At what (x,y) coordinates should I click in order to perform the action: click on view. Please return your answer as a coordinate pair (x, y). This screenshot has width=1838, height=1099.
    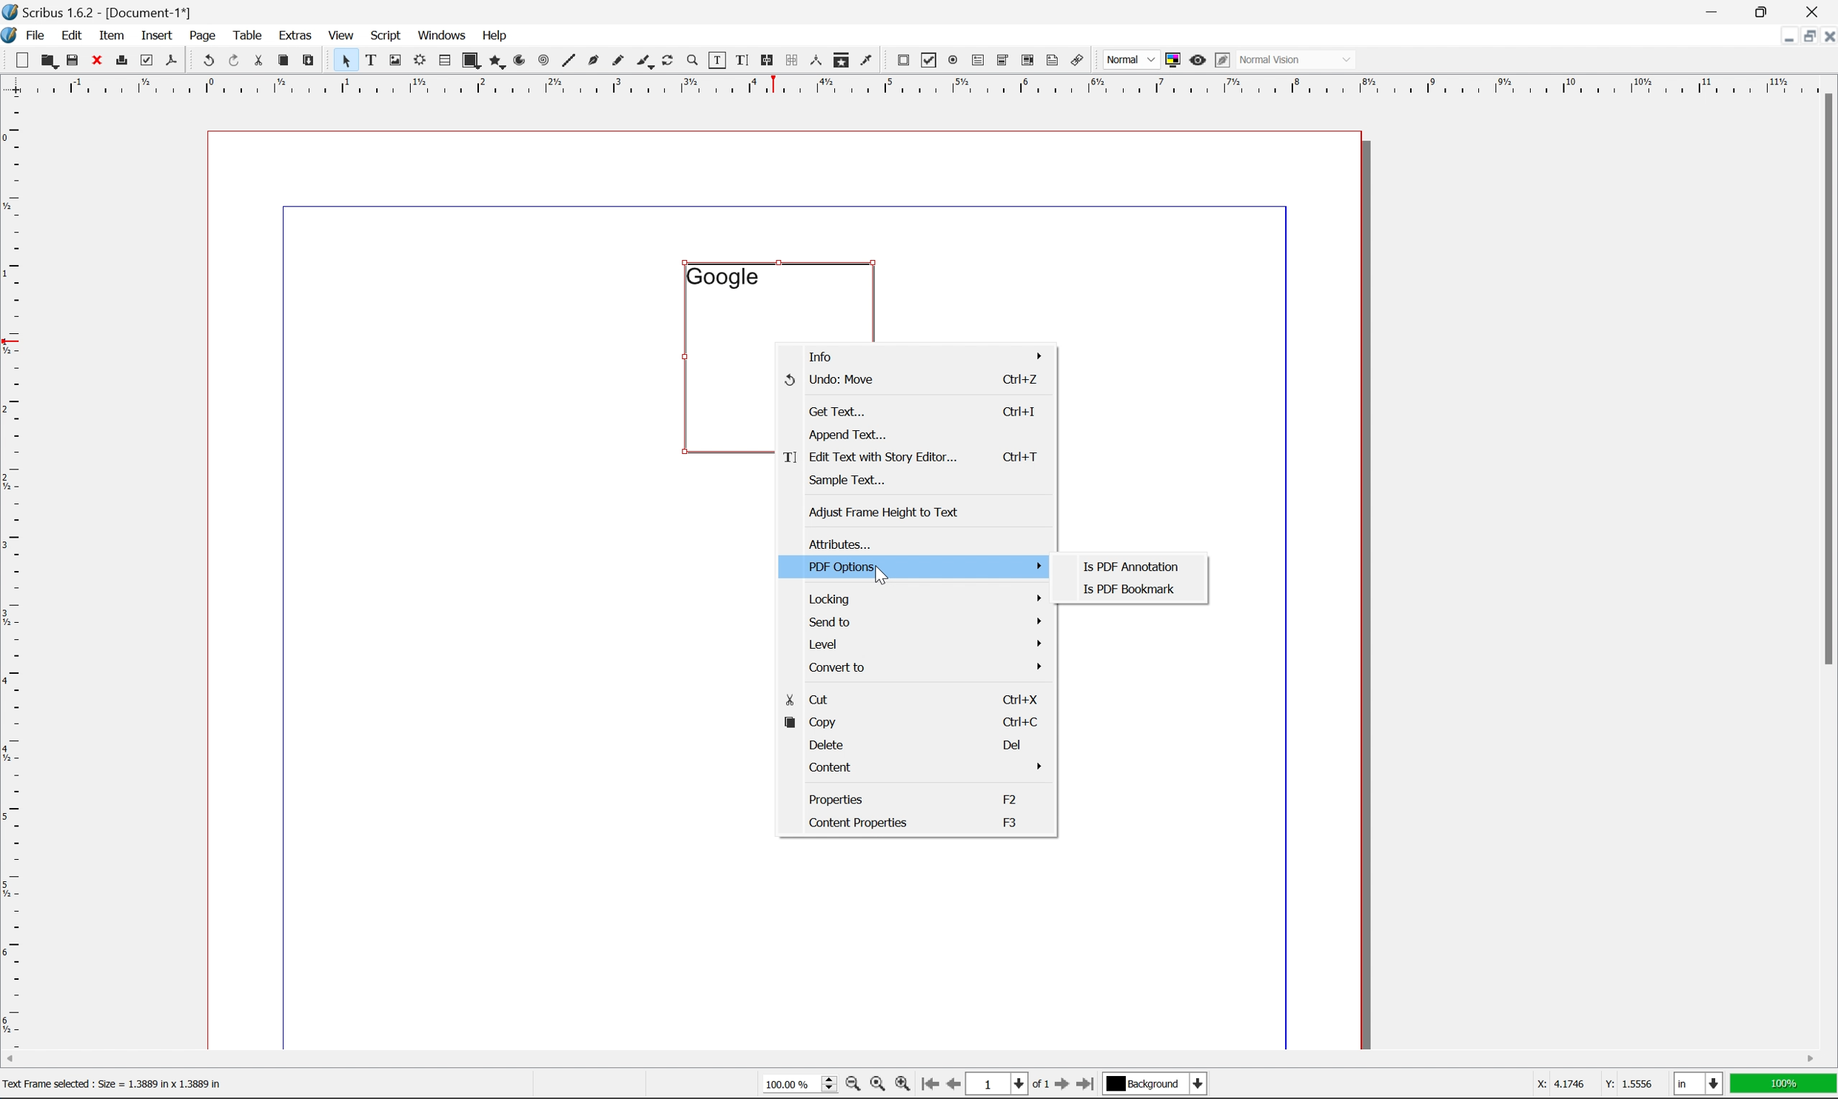
    Looking at the image, I should click on (344, 34).